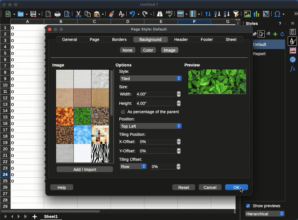 This screenshot has height=220, width=298. What do you see at coordinates (35, 14) in the screenshot?
I see `save` at bounding box center [35, 14].